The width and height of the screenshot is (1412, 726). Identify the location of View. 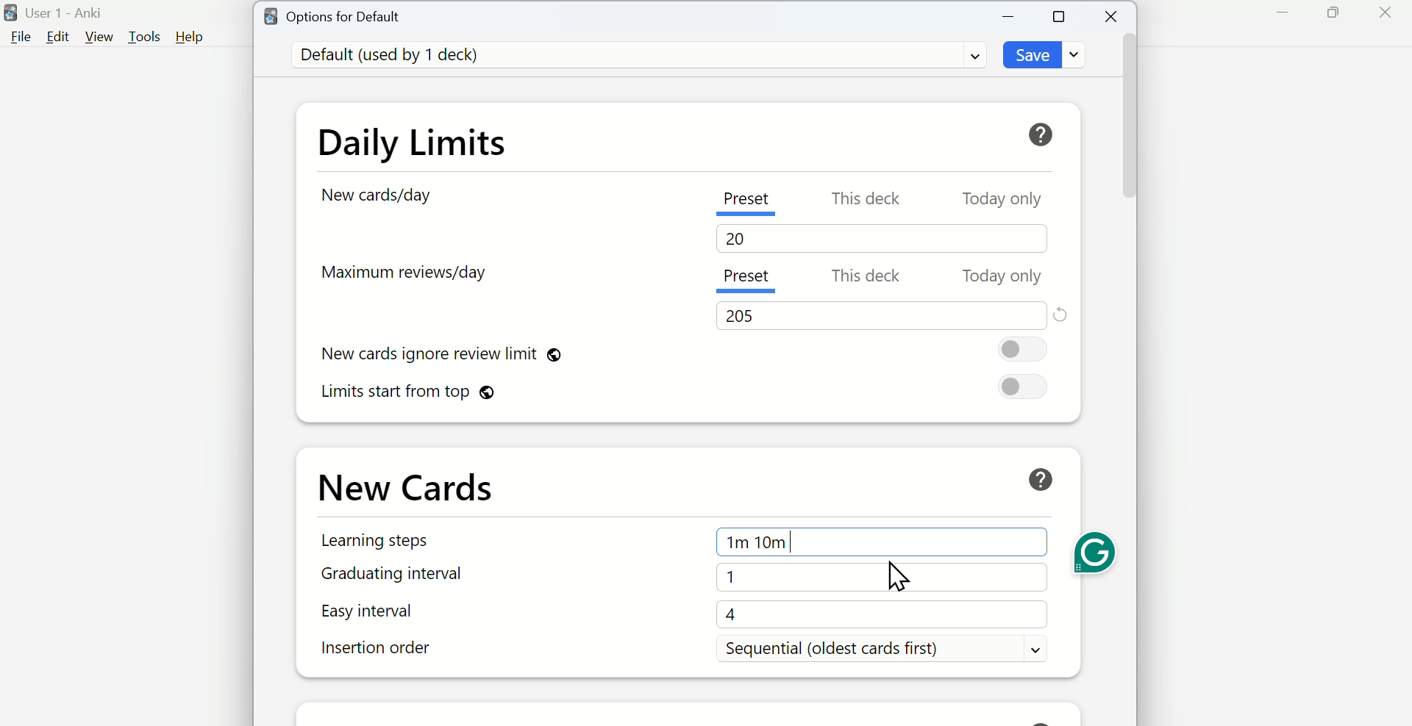
(101, 37).